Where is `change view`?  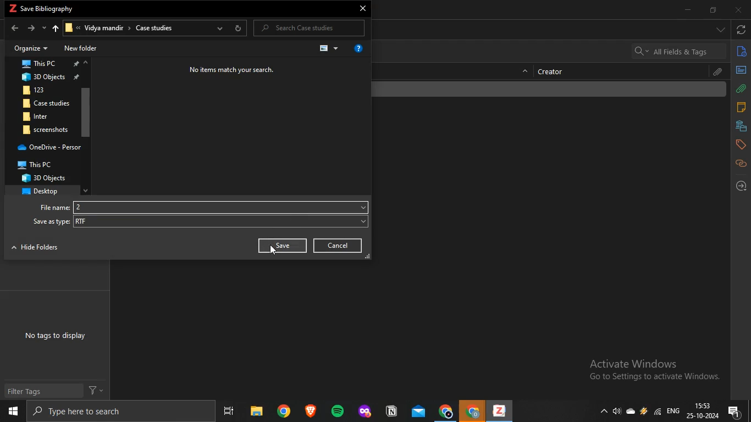
change view is located at coordinates (331, 49).